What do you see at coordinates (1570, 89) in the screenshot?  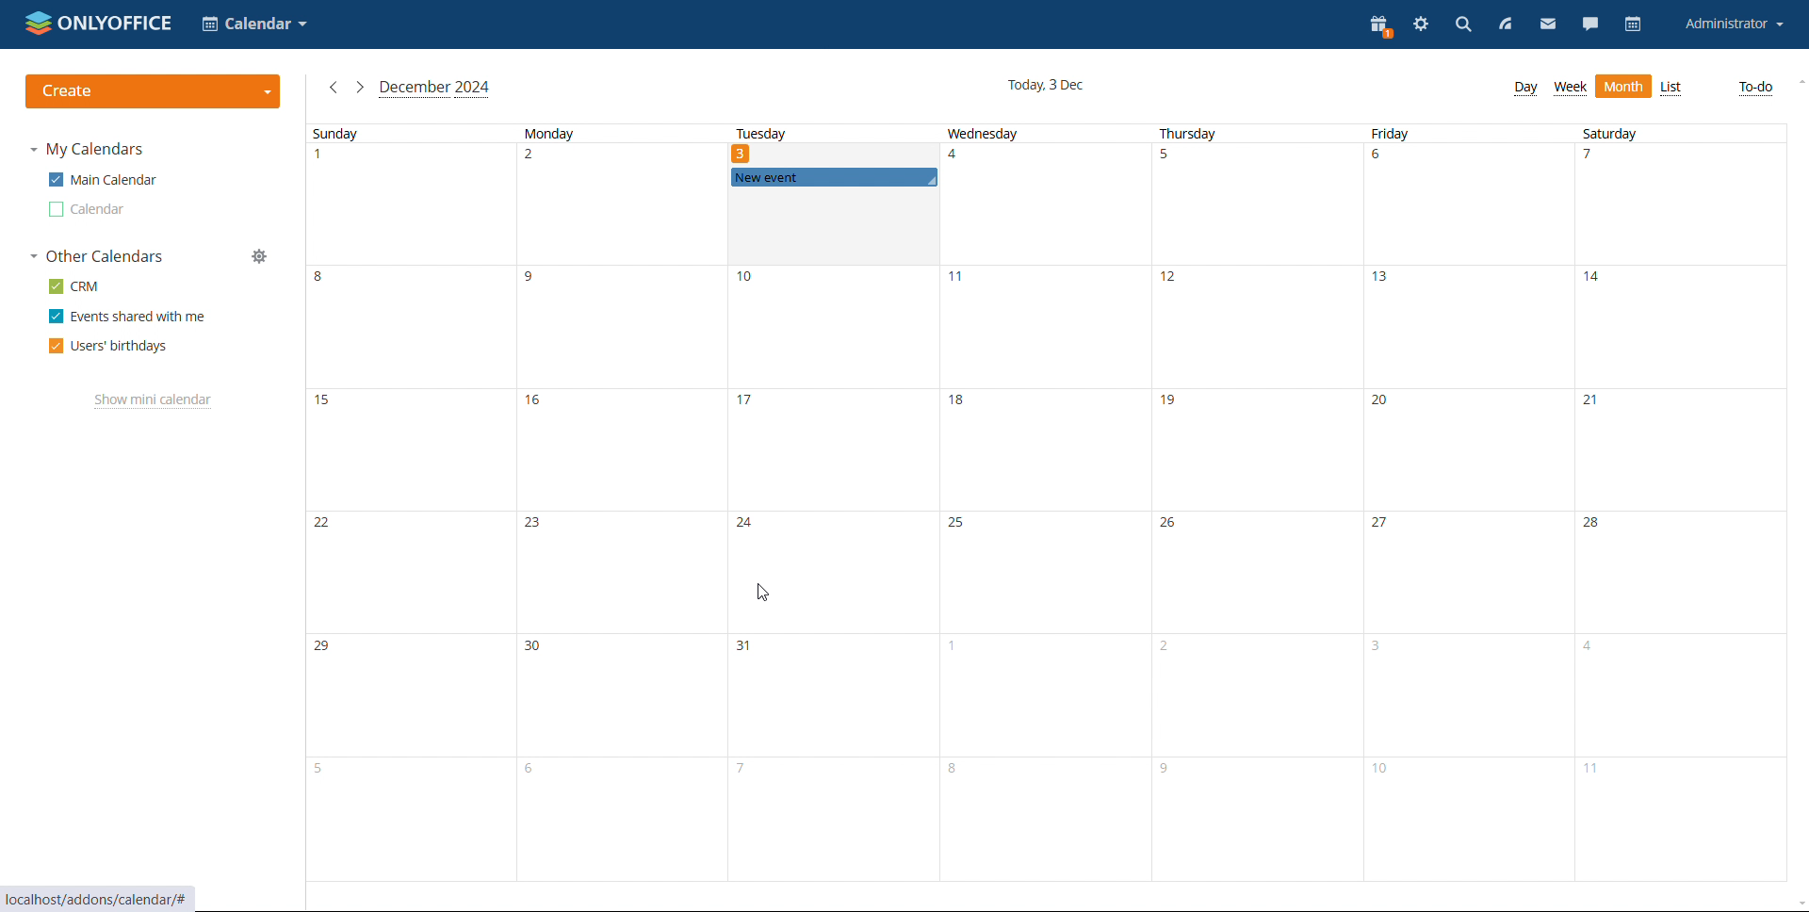 I see `week view` at bounding box center [1570, 89].